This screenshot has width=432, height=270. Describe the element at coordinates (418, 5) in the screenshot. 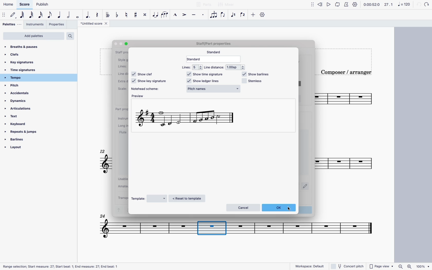

I see `back` at that location.